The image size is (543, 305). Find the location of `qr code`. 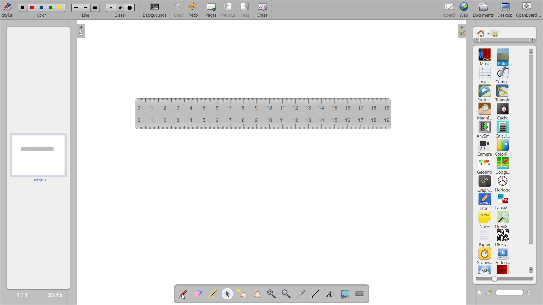

qr code is located at coordinates (503, 238).